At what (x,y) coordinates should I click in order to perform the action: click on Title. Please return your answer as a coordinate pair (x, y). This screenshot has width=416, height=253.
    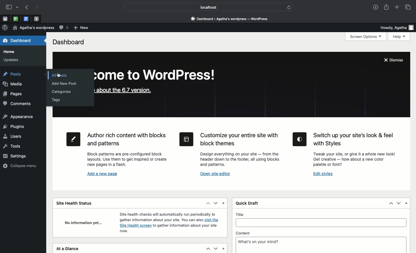
    Looking at the image, I should click on (321, 222).